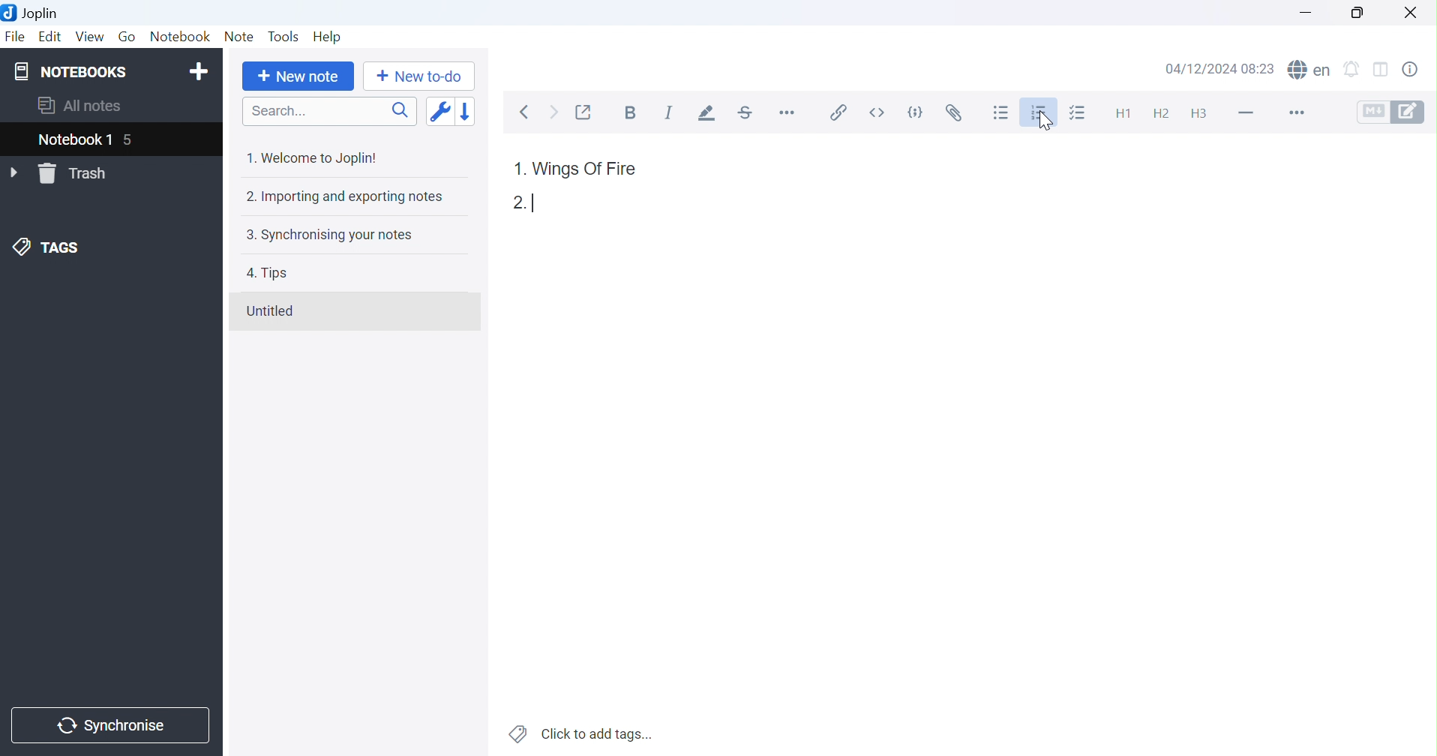 The height and width of the screenshot is (756, 1437). Describe the element at coordinates (33, 12) in the screenshot. I see `Joplin` at that location.